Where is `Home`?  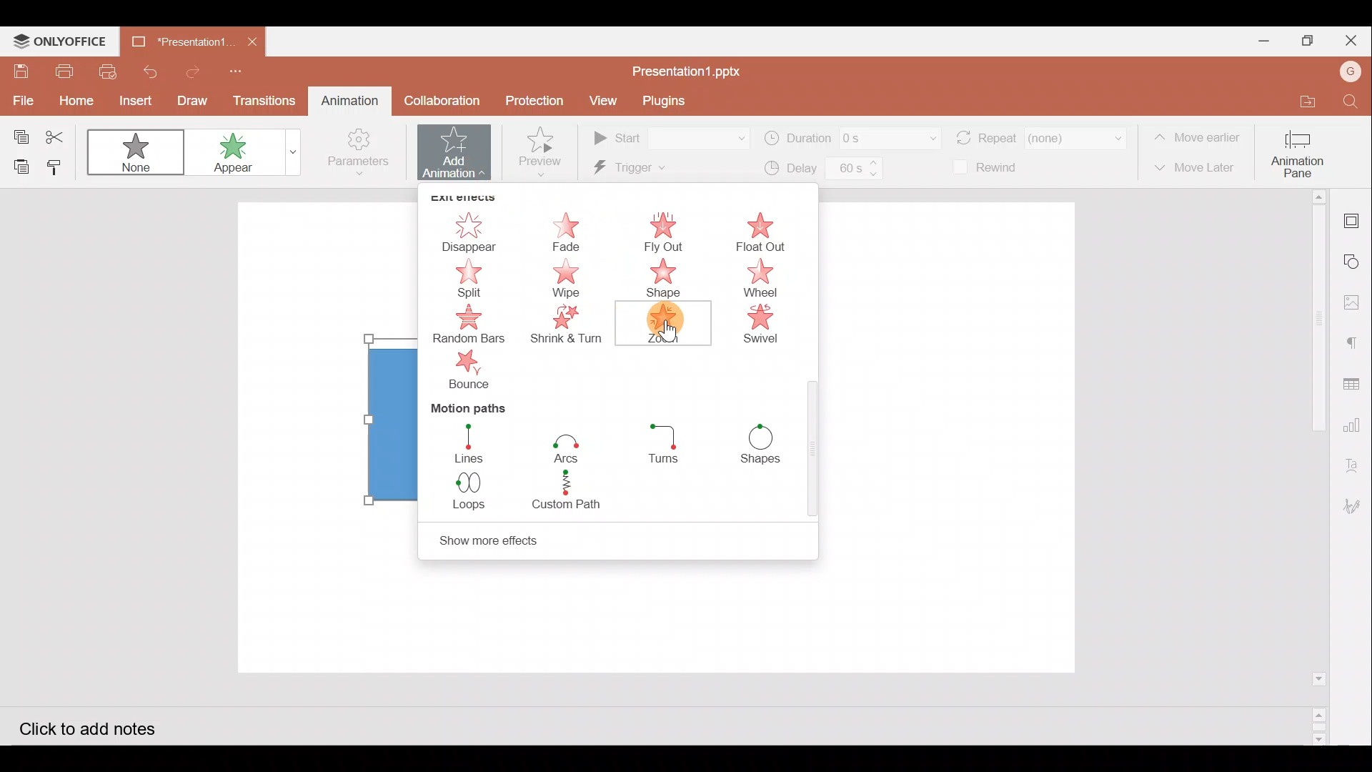 Home is located at coordinates (73, 102).